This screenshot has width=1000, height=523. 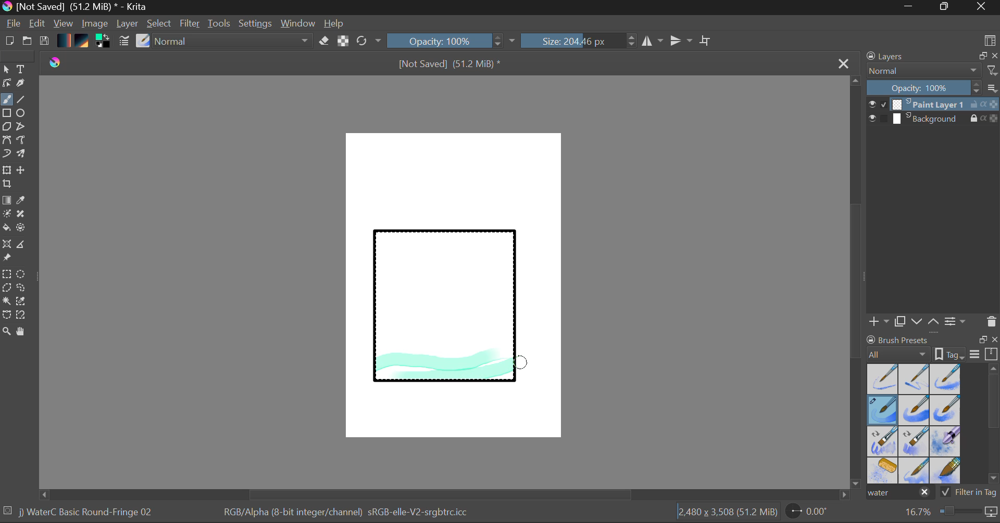 I want to click on Dynamic Brush, so click(x=6, y=154).